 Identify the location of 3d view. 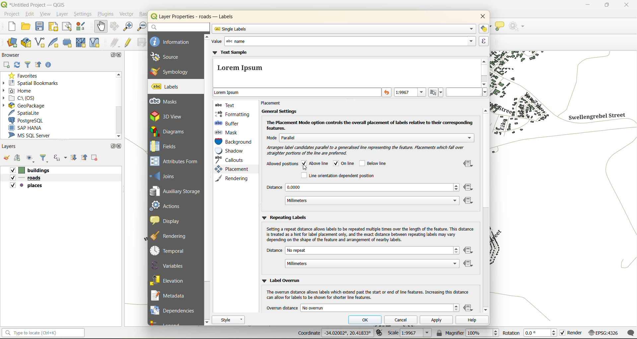
(172, 116).